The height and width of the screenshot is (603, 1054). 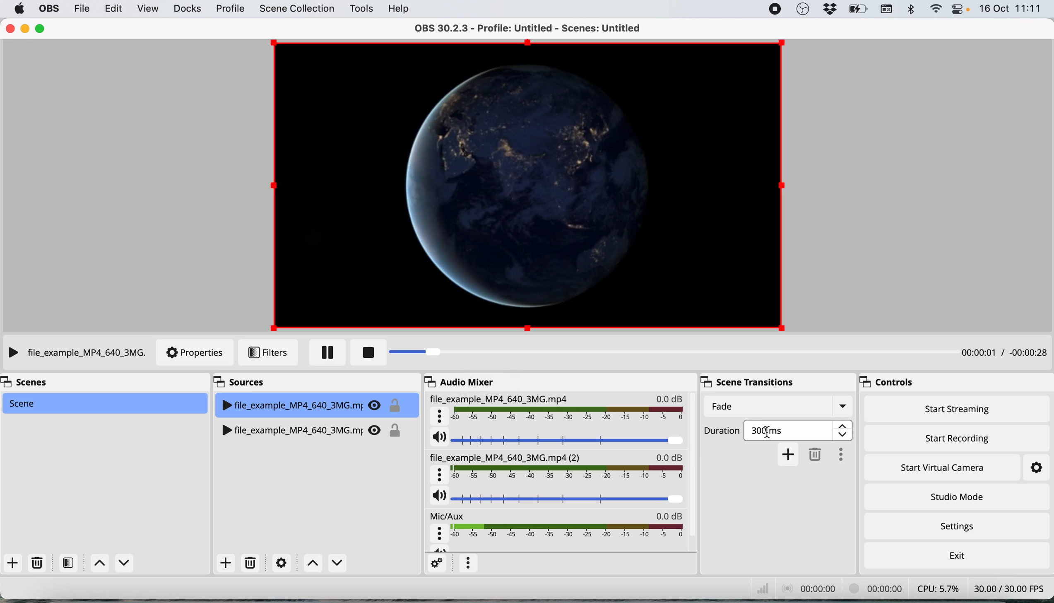 What do you see at coordinates (108, 403) in the screenshot?
I see `current scene` at bounding box center [108, 403].